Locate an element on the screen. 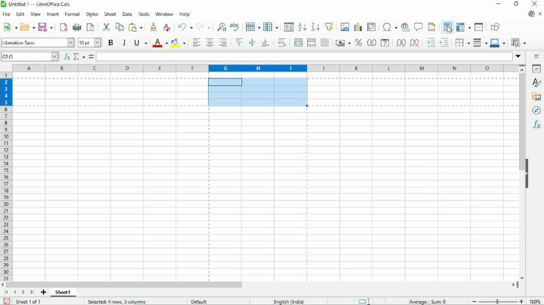 This screenshot has height=305, width=544. Decrease indent is located at coordinates (444, 43).